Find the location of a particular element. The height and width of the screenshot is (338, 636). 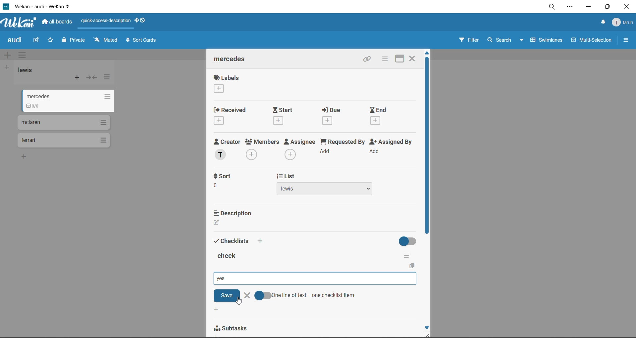

cards is located at coordinates (71, 96).